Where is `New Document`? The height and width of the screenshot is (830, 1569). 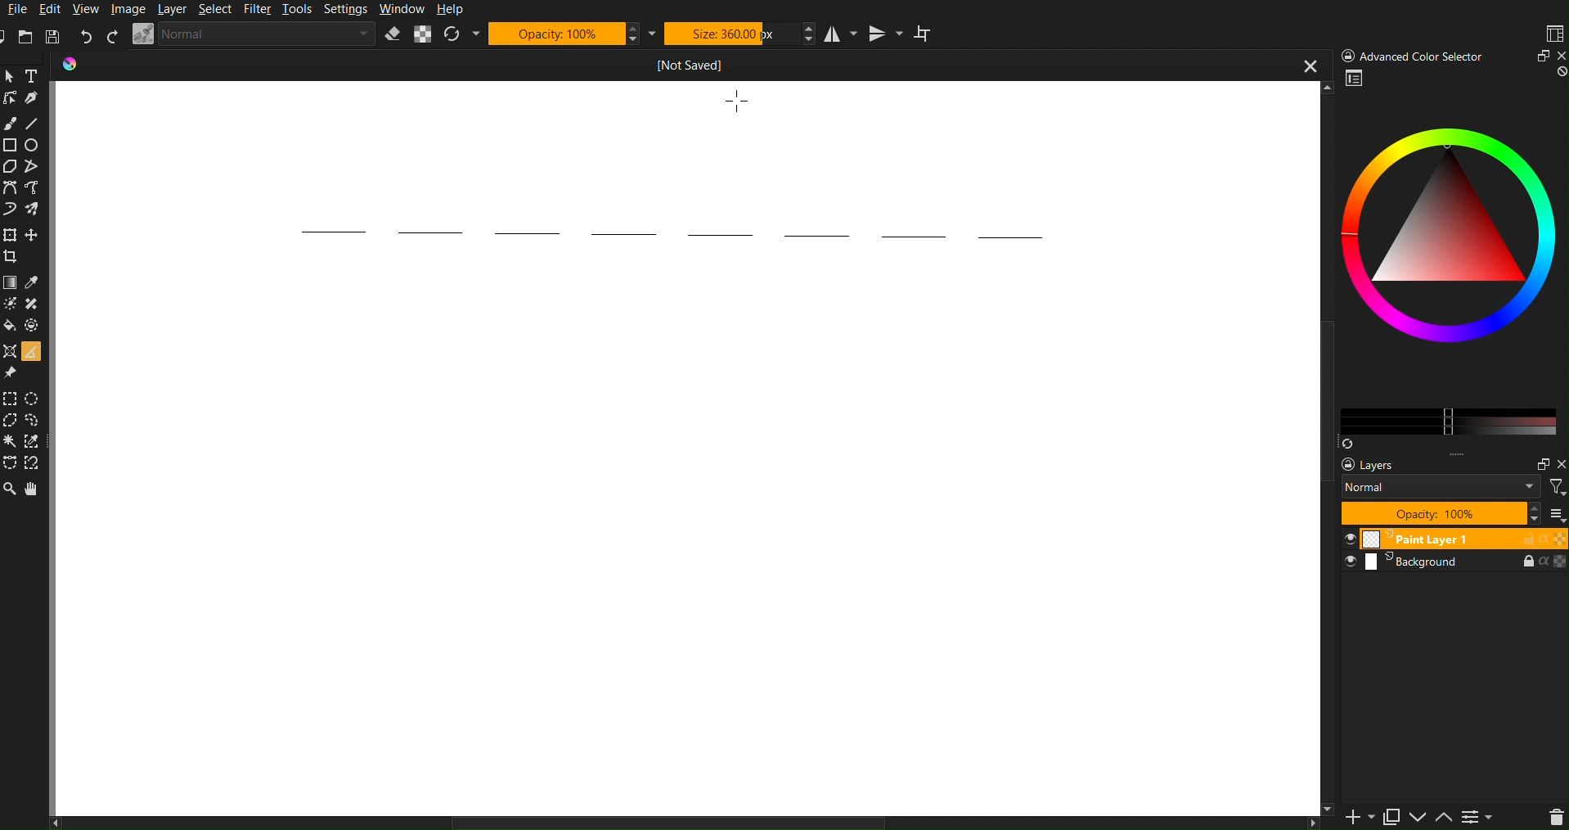 New Document is located at coordinates (10, 37).